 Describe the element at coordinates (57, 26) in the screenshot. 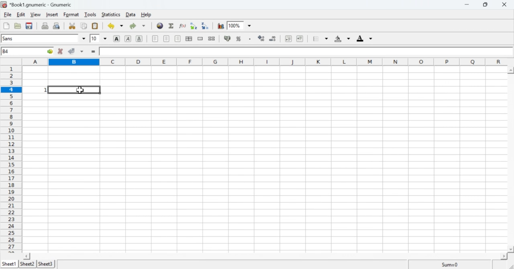

I see `Print preview` at that location.